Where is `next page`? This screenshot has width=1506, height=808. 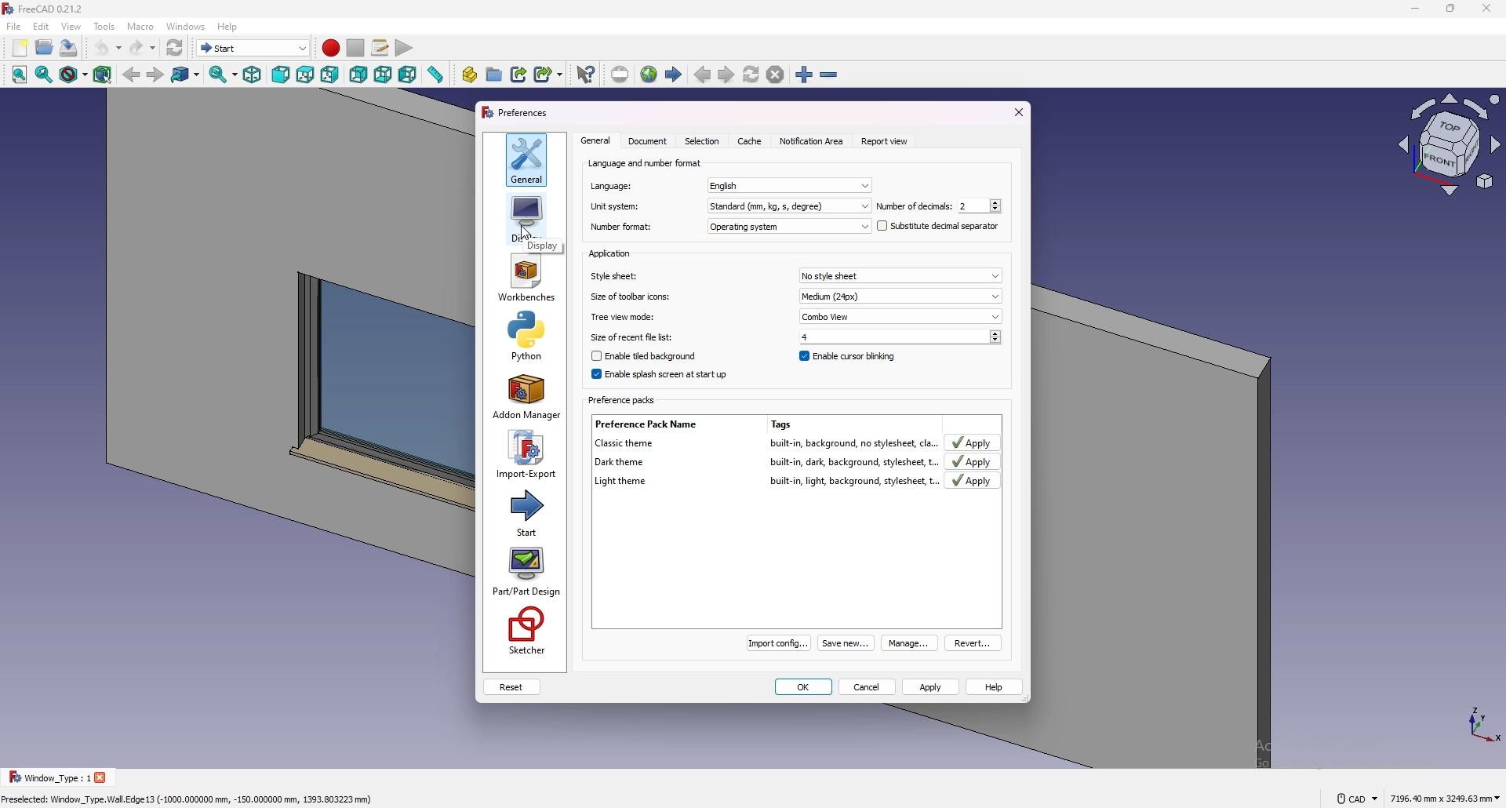
next page is located at coordinates (726, 76).